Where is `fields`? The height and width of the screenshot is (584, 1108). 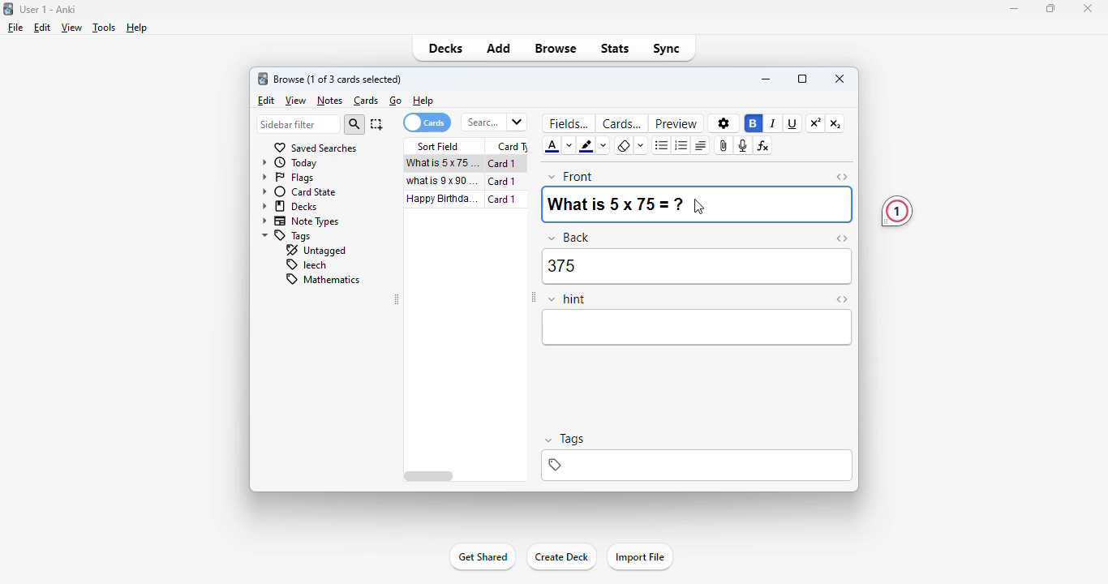
fields is located at coordinates (569, 123).